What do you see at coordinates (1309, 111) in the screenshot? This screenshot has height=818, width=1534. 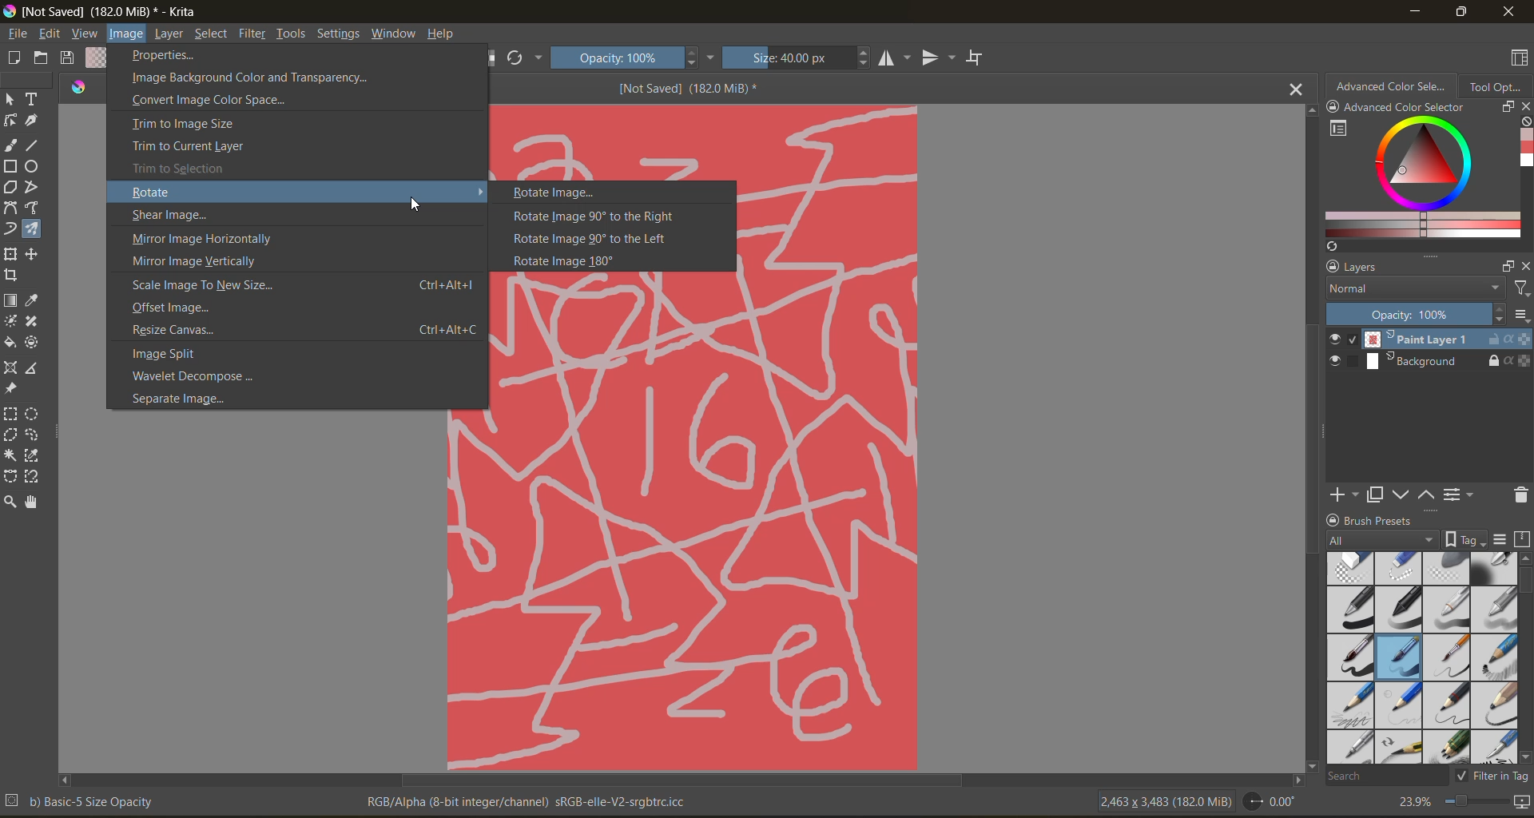 I see `Scroll up` at bounding box center [1309, 111].